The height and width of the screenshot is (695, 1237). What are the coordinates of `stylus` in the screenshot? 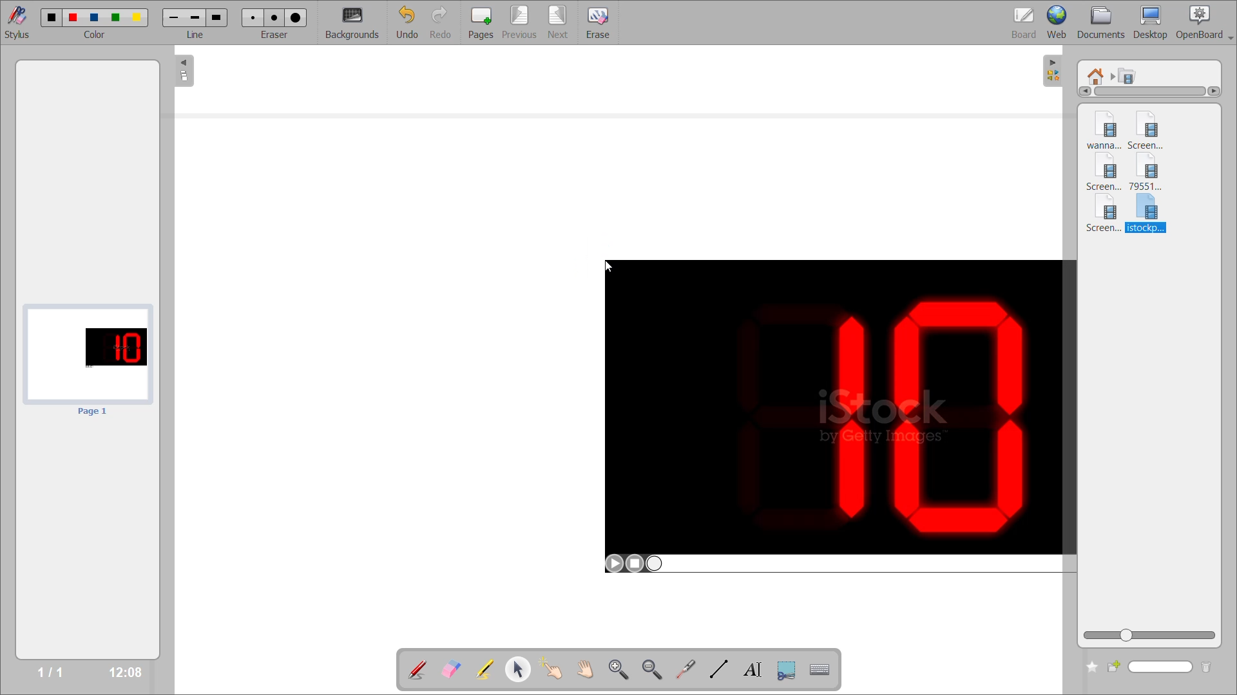 It's located at (20, 23).